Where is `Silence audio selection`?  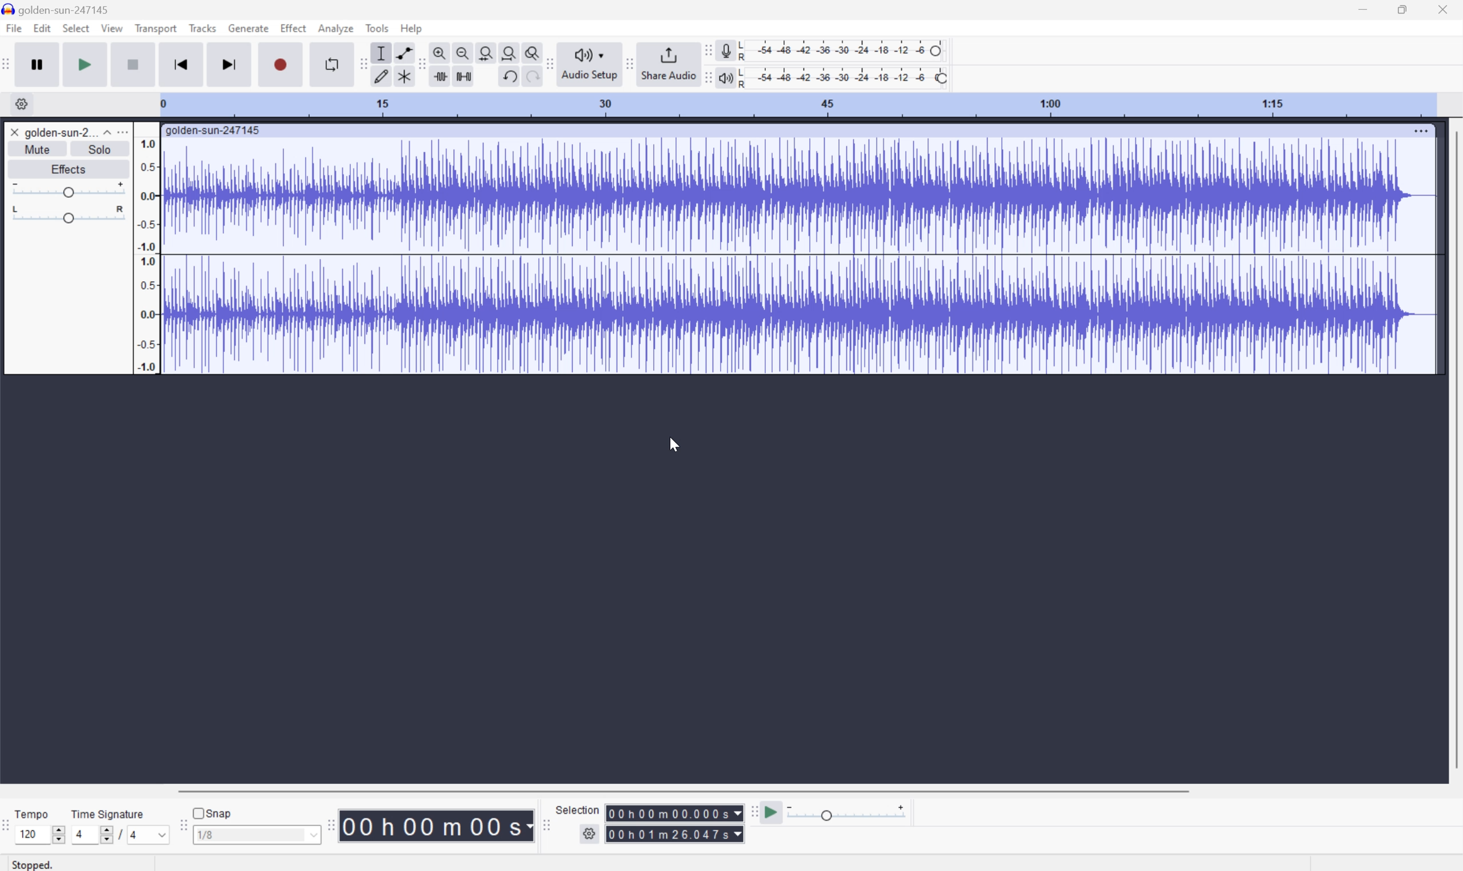 Silence audio selection is located at coordinates (464, 76).